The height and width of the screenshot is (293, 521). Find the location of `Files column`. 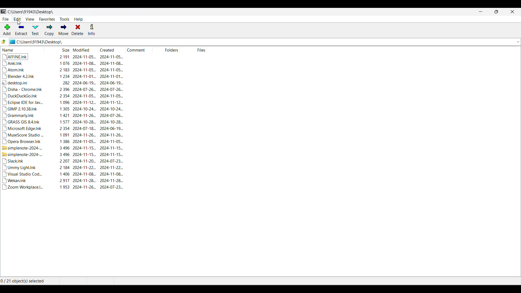

Files column is located at coordinates (193, 50).